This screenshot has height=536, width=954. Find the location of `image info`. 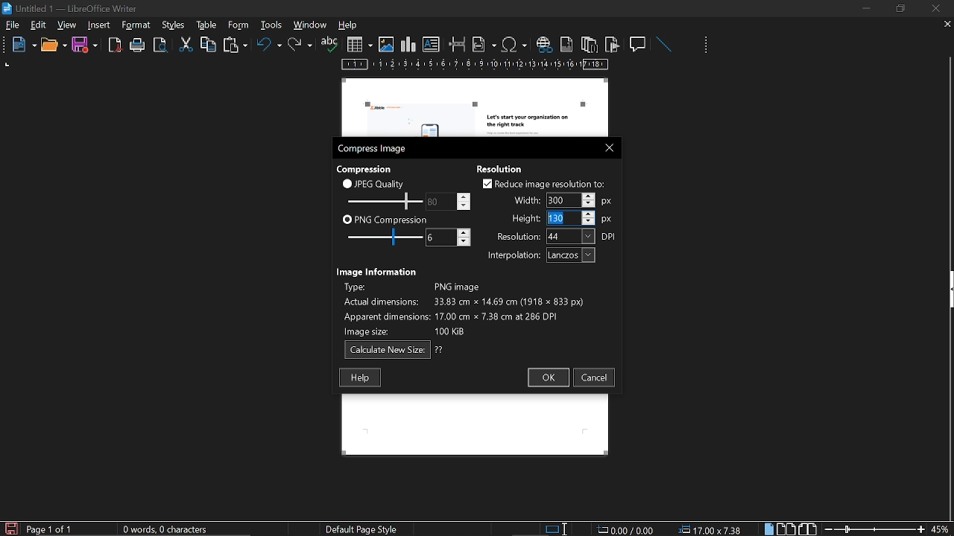

image info is located at coordinates (464, 307).